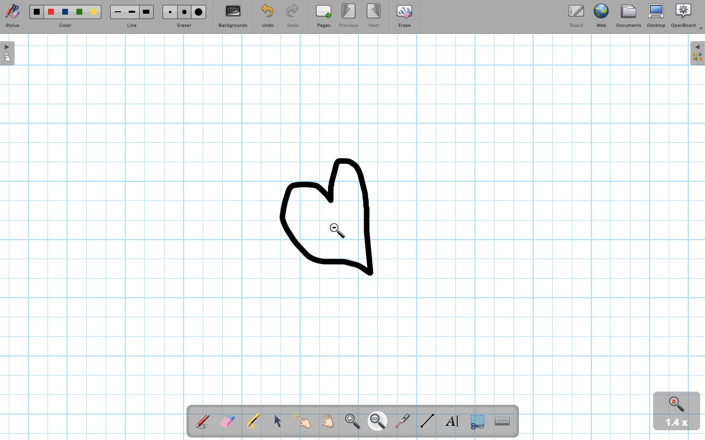  What do you see at coordinates (475, 422) in the screenshot?
I see `Selection tool` at bounding box center [475, 422].